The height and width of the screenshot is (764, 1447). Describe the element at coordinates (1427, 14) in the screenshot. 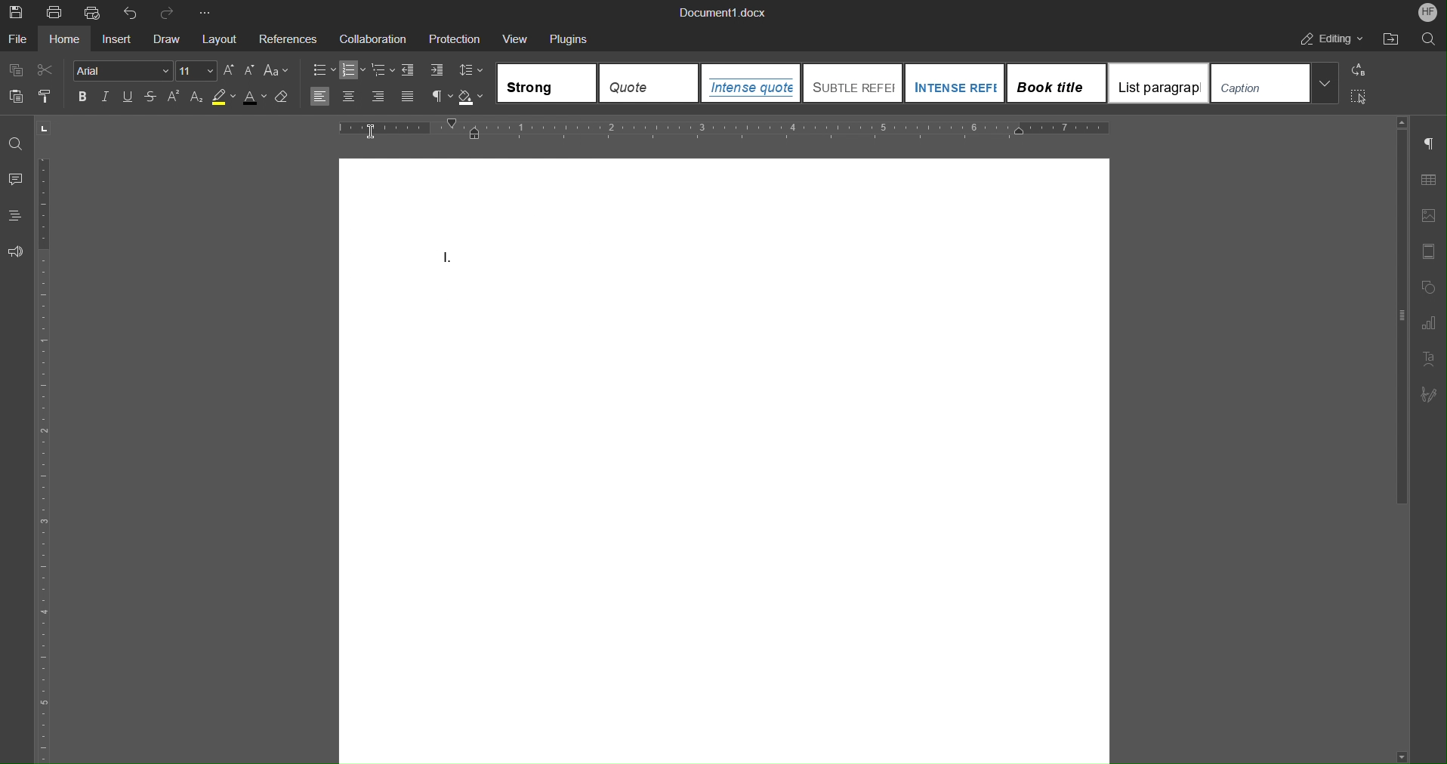

I see `Account ` at that location.